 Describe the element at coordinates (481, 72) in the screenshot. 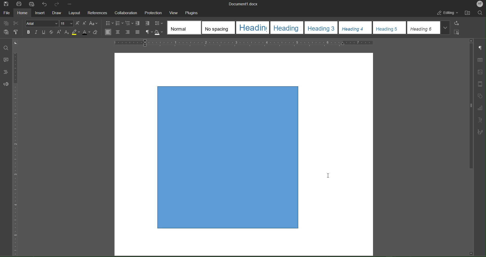

I see `Insert Image` at that location.